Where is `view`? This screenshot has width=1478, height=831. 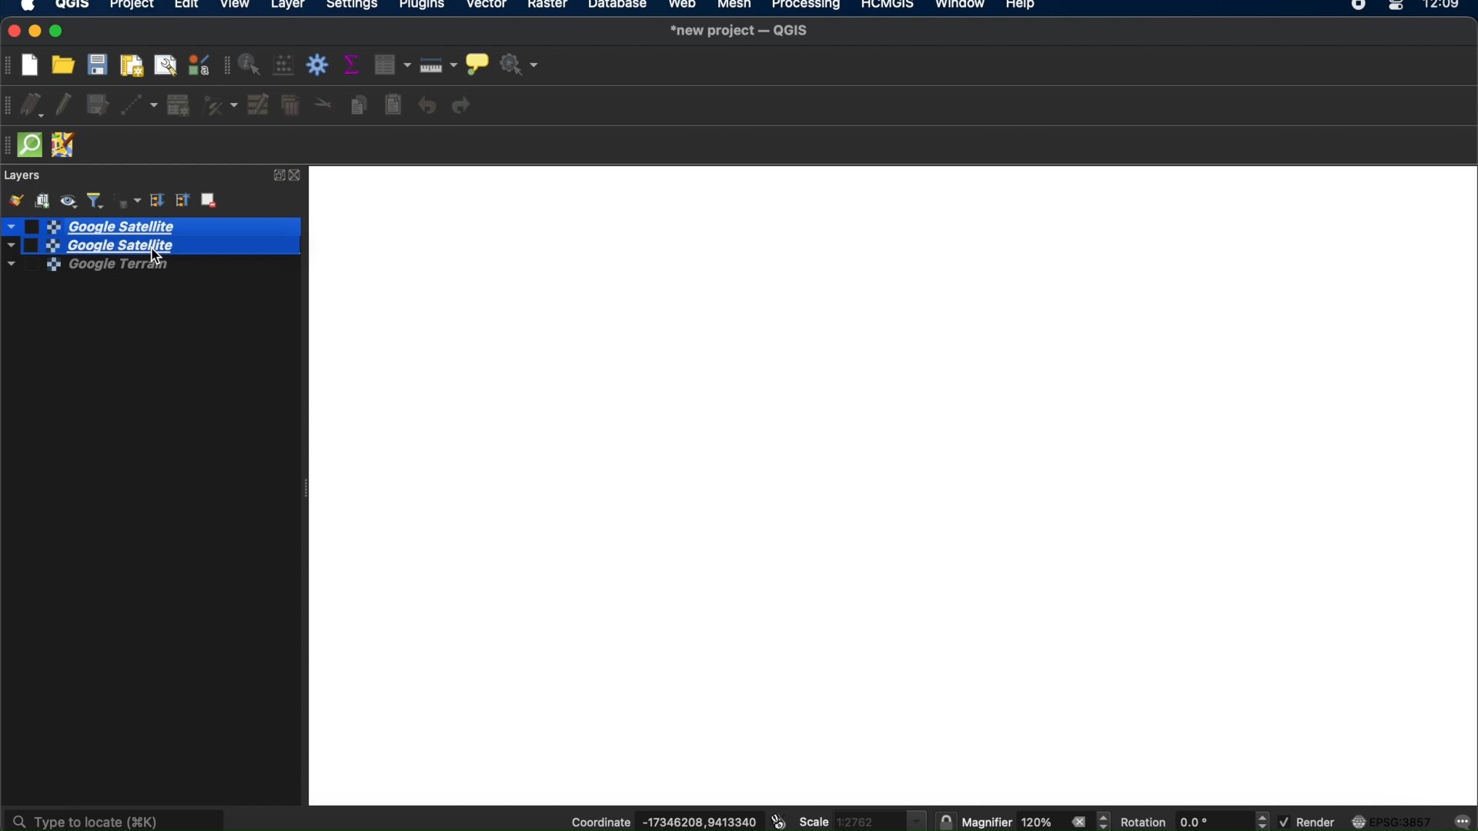 view is located at coordinates (236, 6).